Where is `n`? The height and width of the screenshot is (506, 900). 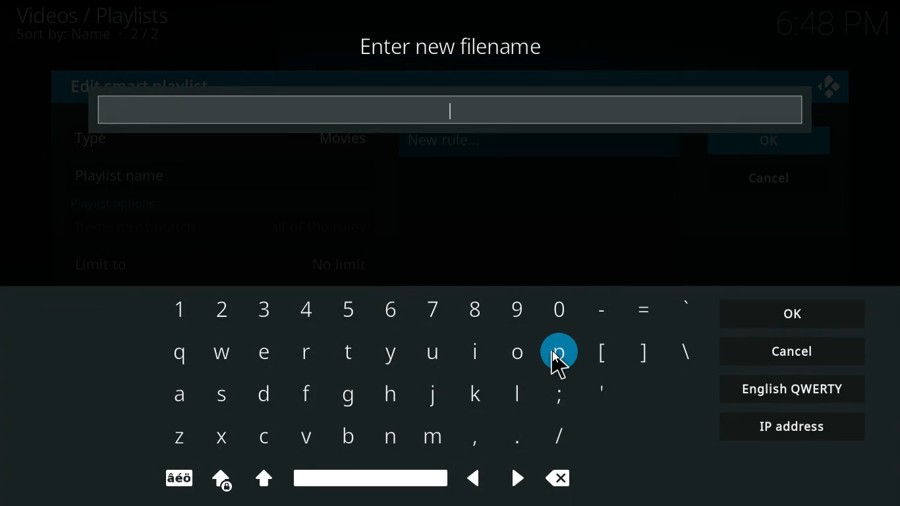 n is located at coordinates (389, 437).